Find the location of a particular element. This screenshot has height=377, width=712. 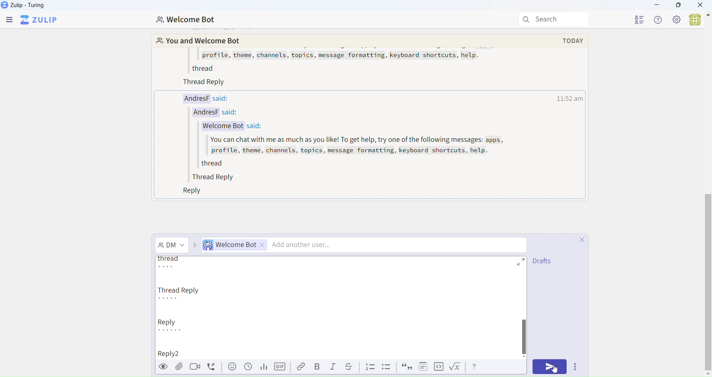

Search is located at coordinates (554, 19).